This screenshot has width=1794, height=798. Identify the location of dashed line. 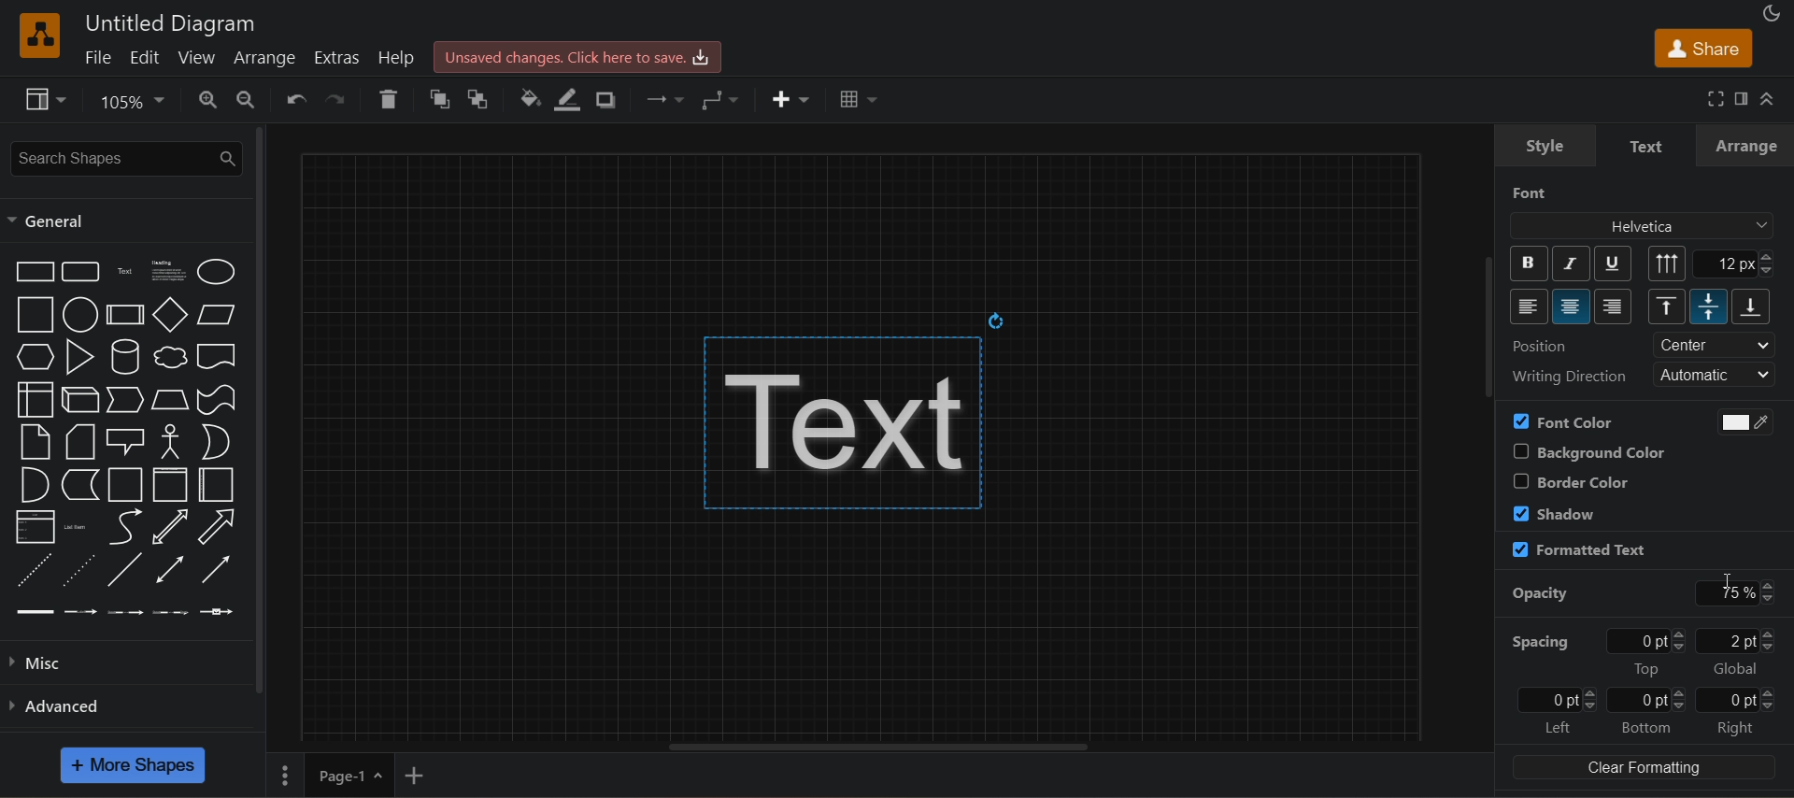
(36, 570).